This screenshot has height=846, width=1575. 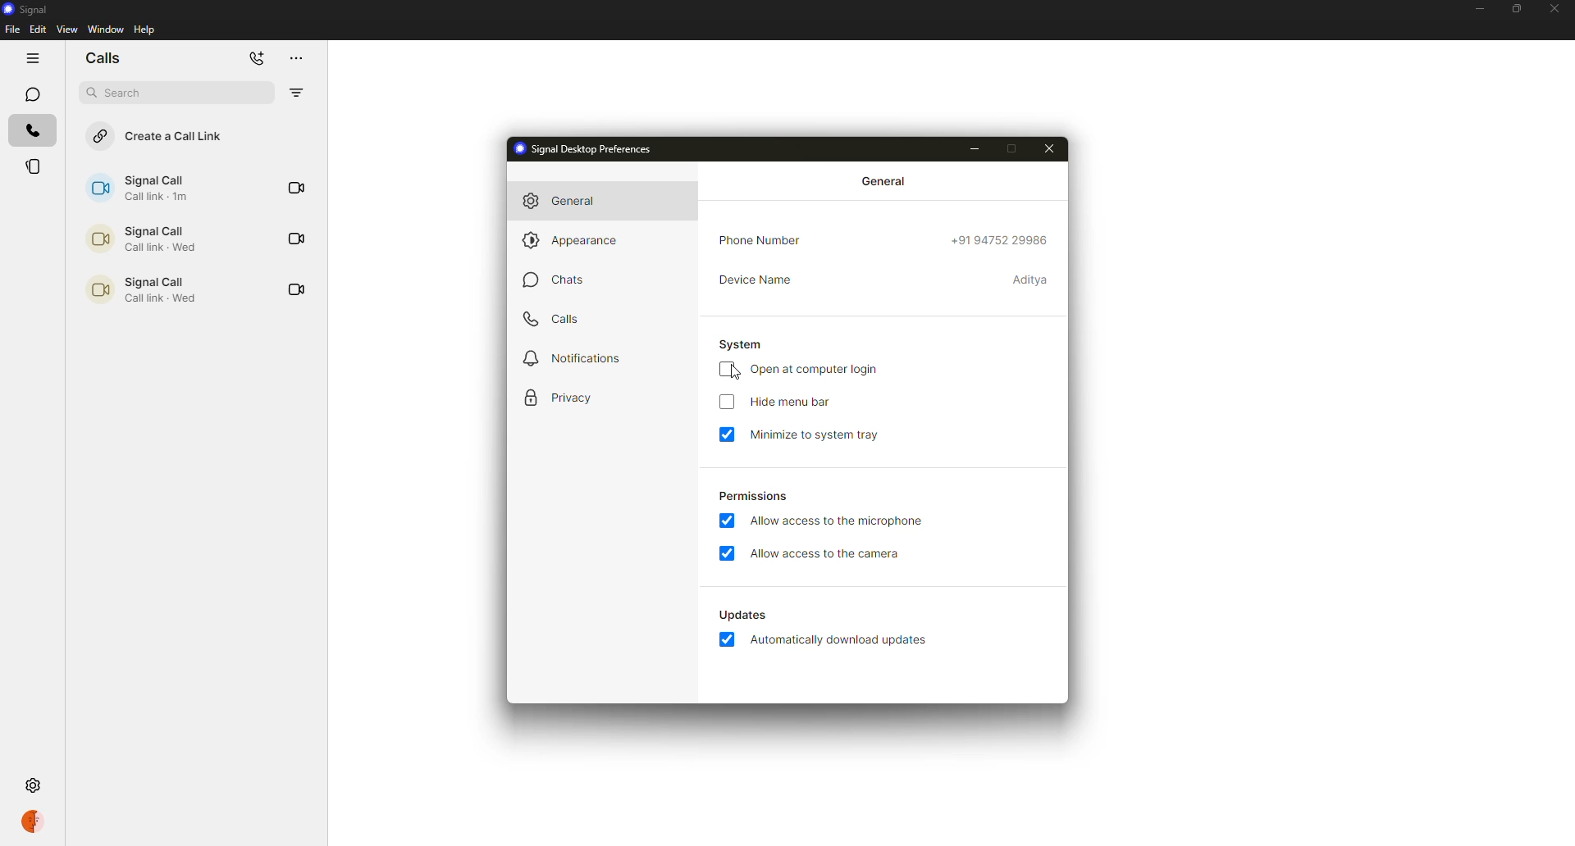 I want to click on click to enable, so click(x=724, y=403).